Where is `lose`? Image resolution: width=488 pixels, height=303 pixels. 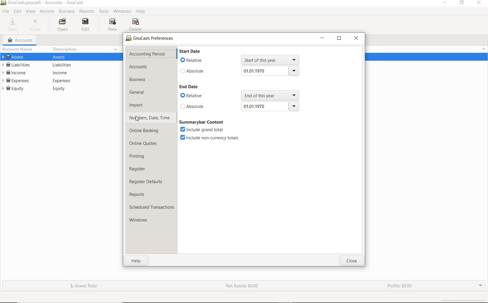 lose is located at coordinates (352, 261).